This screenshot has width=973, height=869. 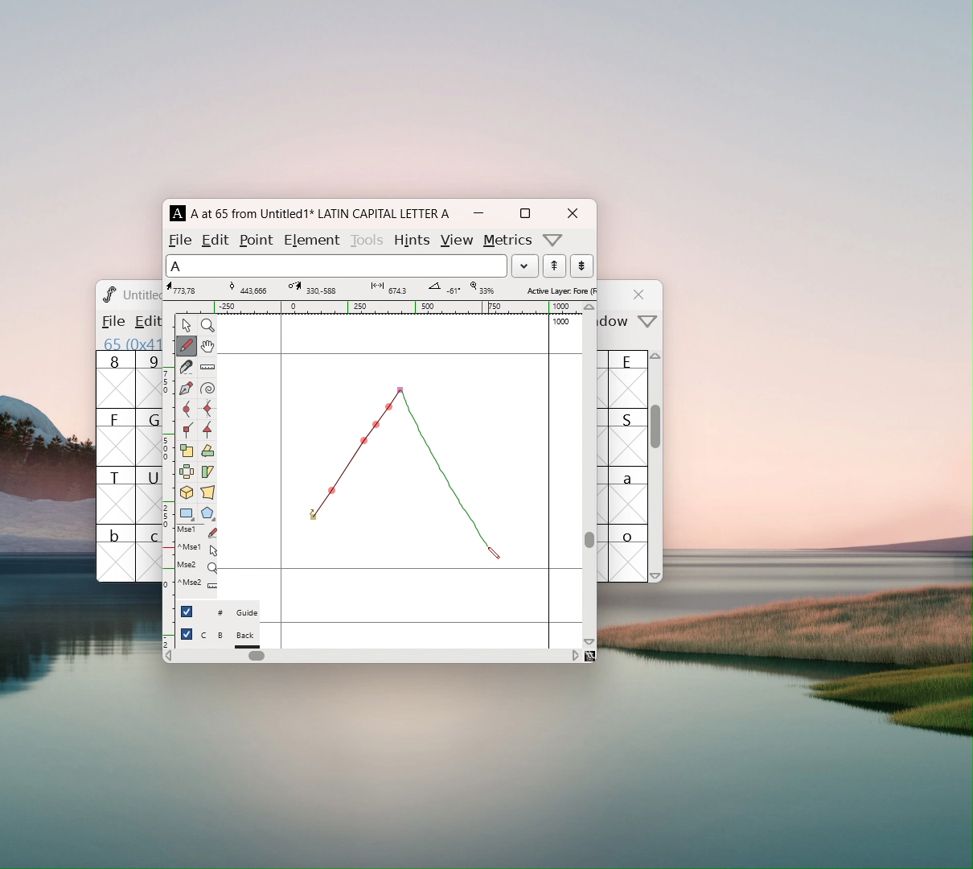 What do you see at coordinates (150, 554) in the screenshot?
I see `c` at bounding box center [150, 554].